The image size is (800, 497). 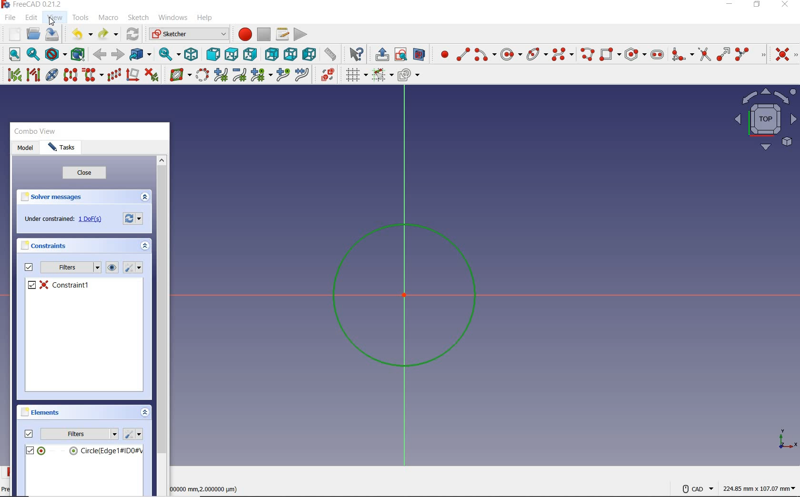 I want to click on go to linked objects, so click(x=140, y=55).